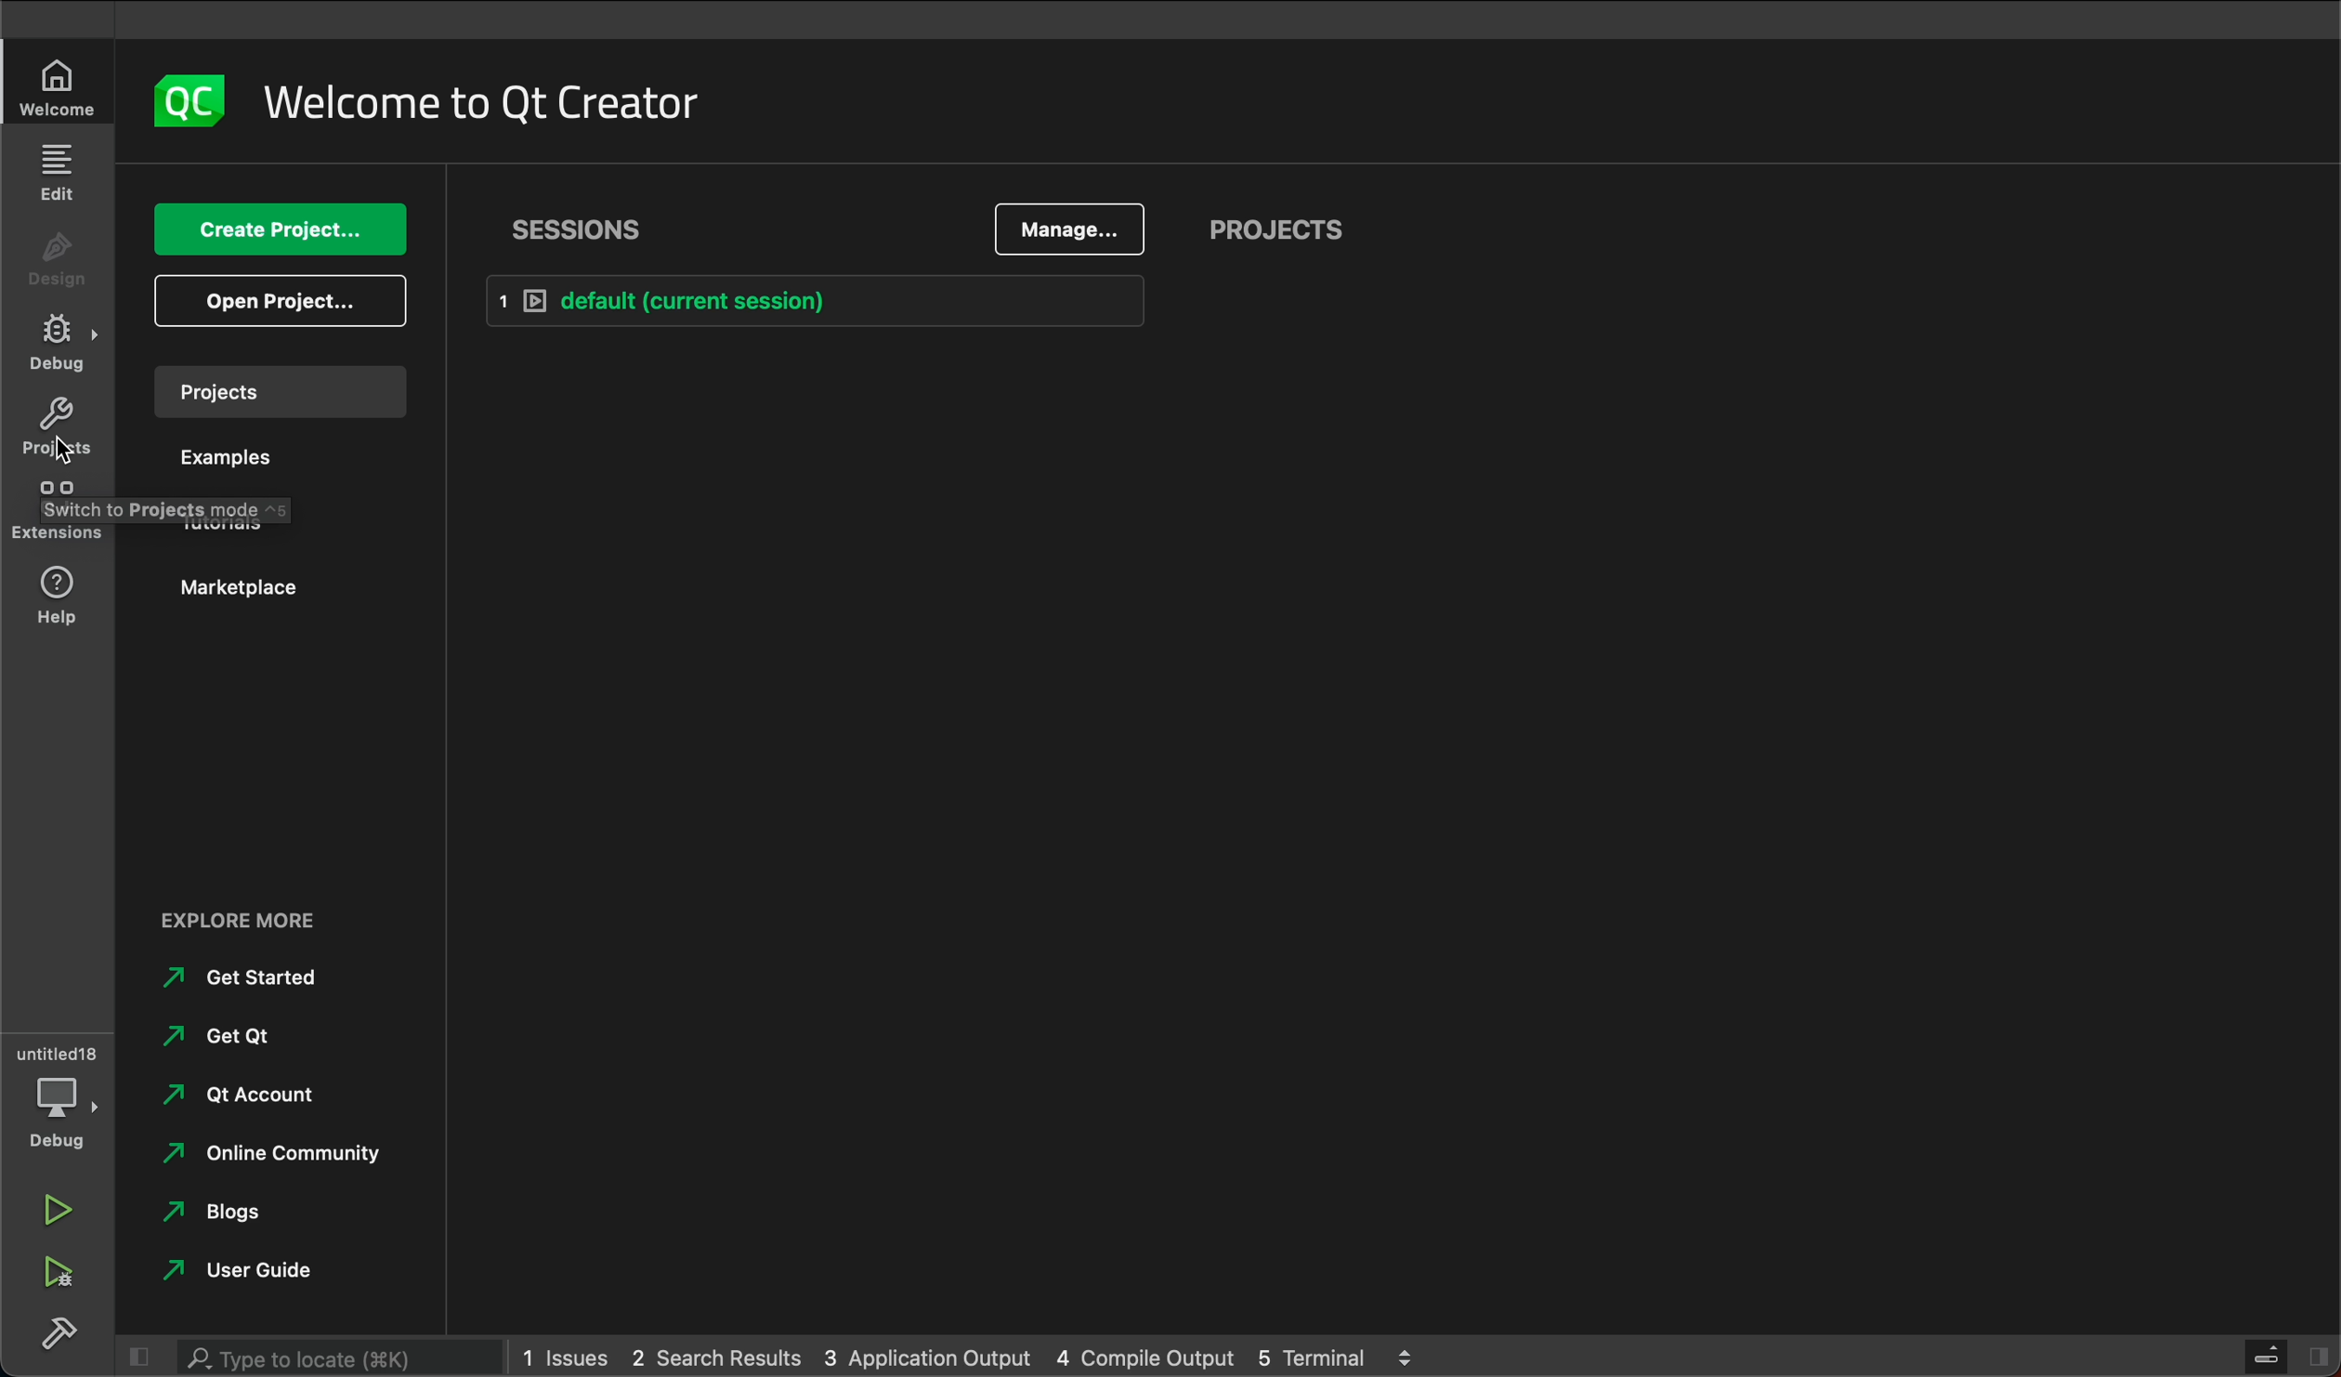  Describe the element at coordinates (276, 222) in the screenshot. I see `create projects` at that location.